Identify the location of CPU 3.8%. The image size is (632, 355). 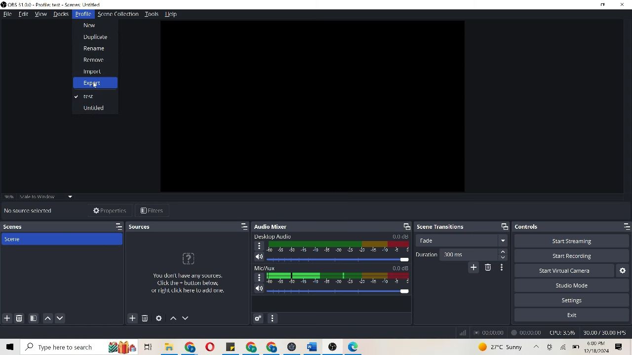
(564, 333).